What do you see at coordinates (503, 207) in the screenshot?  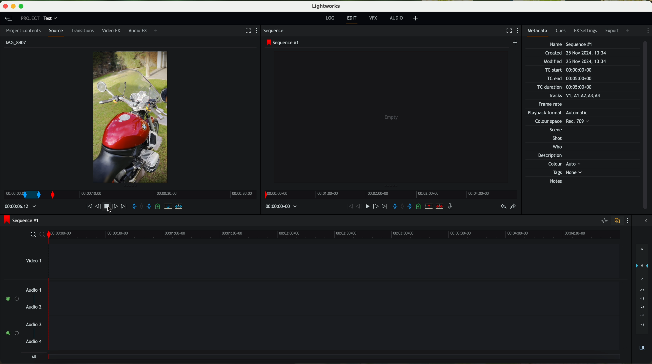 I see `undo` at bounding box center [503, 207].